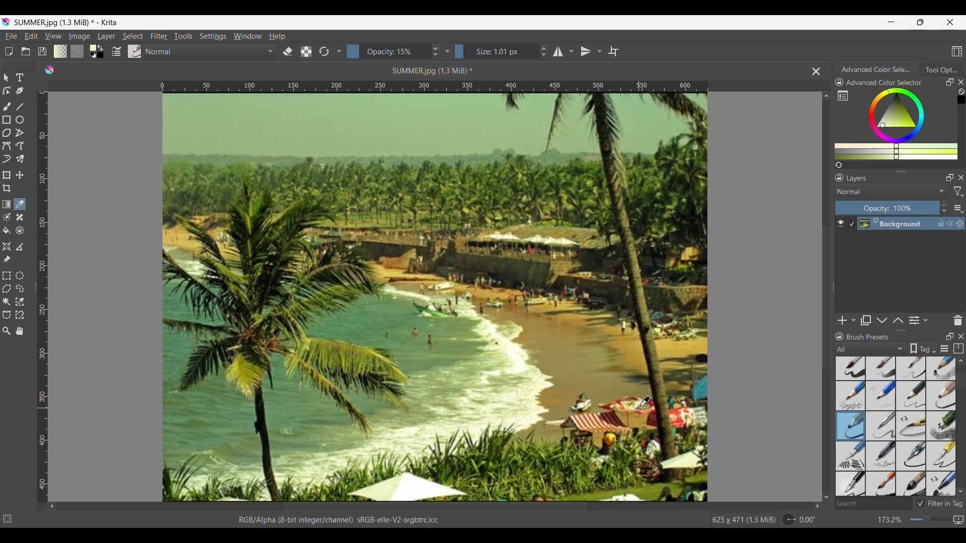 The image size is (966, 543). I want to click on Fill patterns, so click(77, 51).